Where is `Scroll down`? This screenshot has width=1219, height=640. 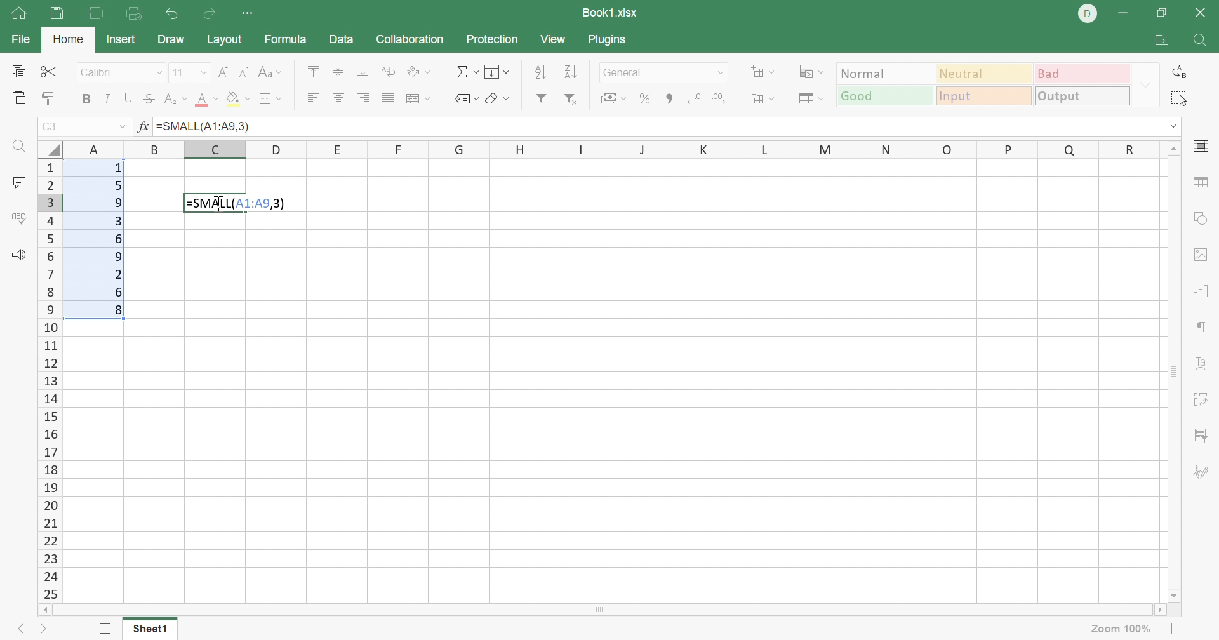 Scroll down is located at coordinates (1174, 596).